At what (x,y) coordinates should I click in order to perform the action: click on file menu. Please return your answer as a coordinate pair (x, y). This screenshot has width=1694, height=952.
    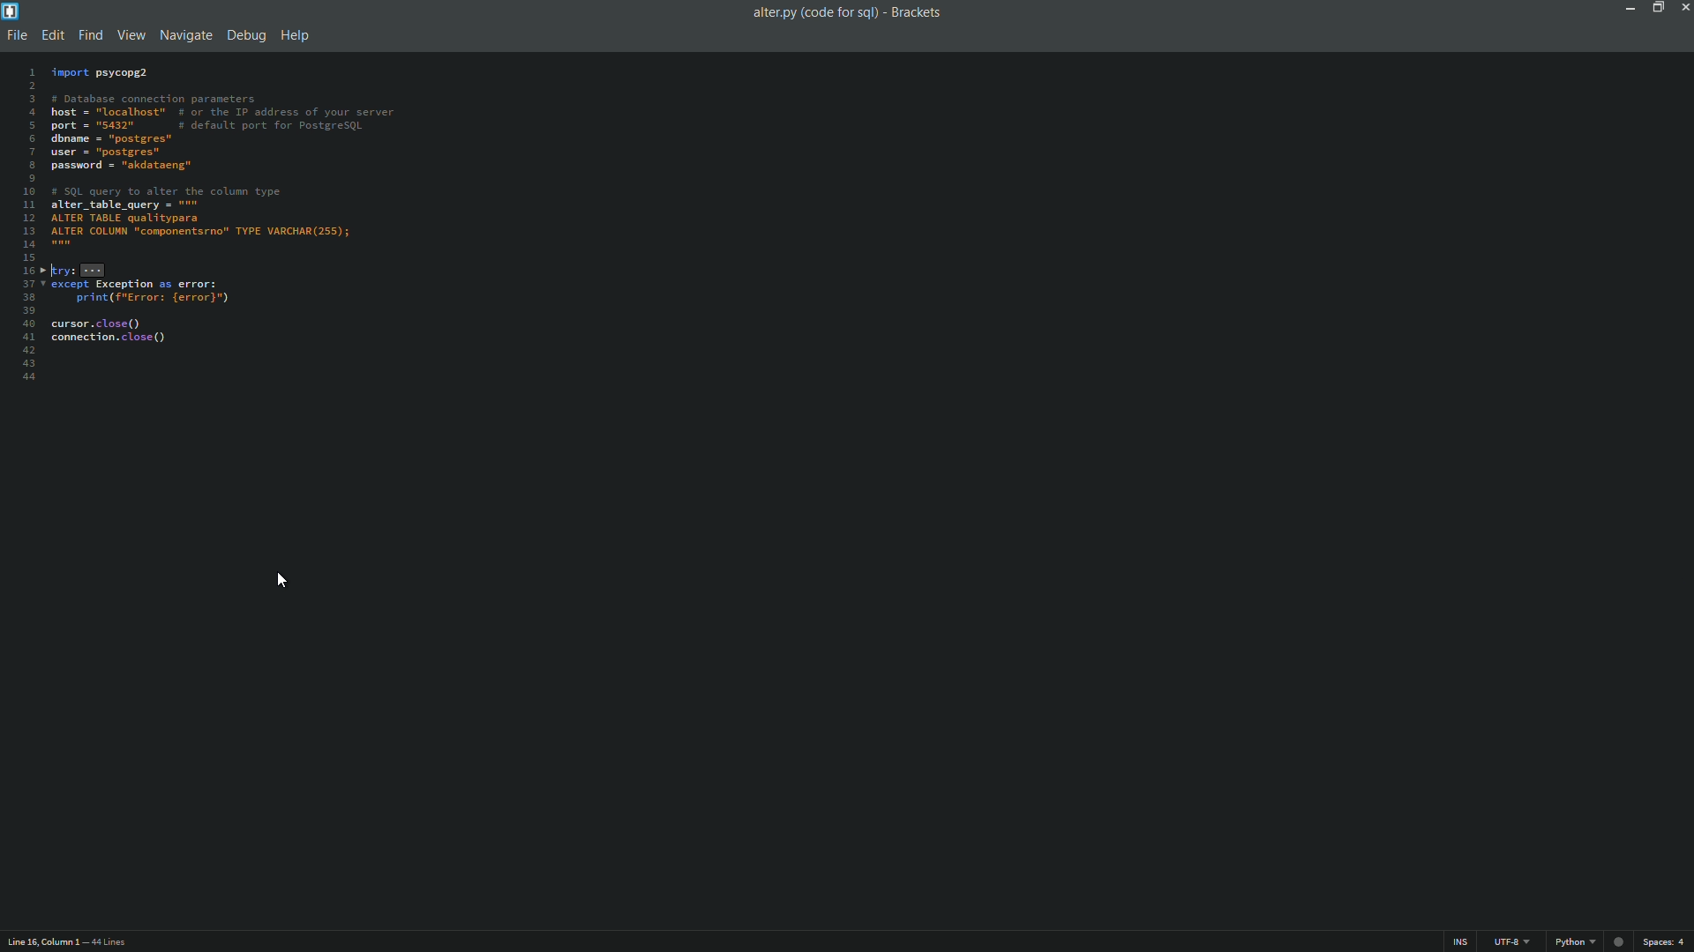
    Looking at the image, I should click on (15, 35).